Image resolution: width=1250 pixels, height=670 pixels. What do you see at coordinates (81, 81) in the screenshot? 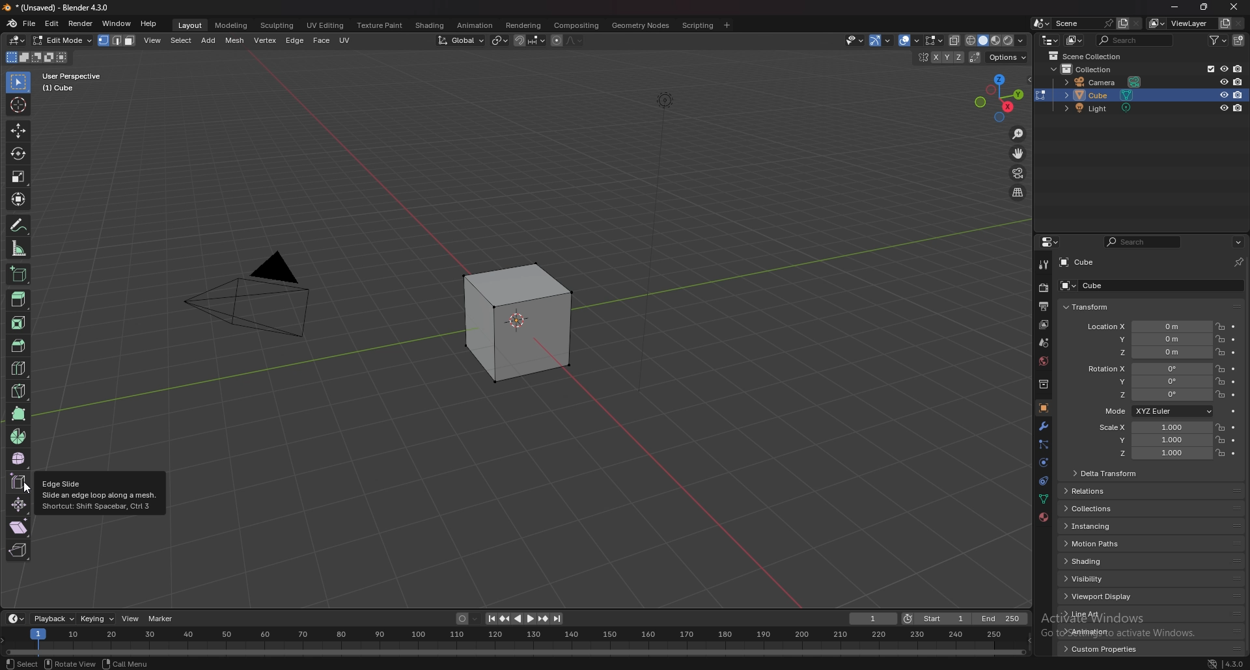
I see `user perspective` at bounding box center [81, 81].